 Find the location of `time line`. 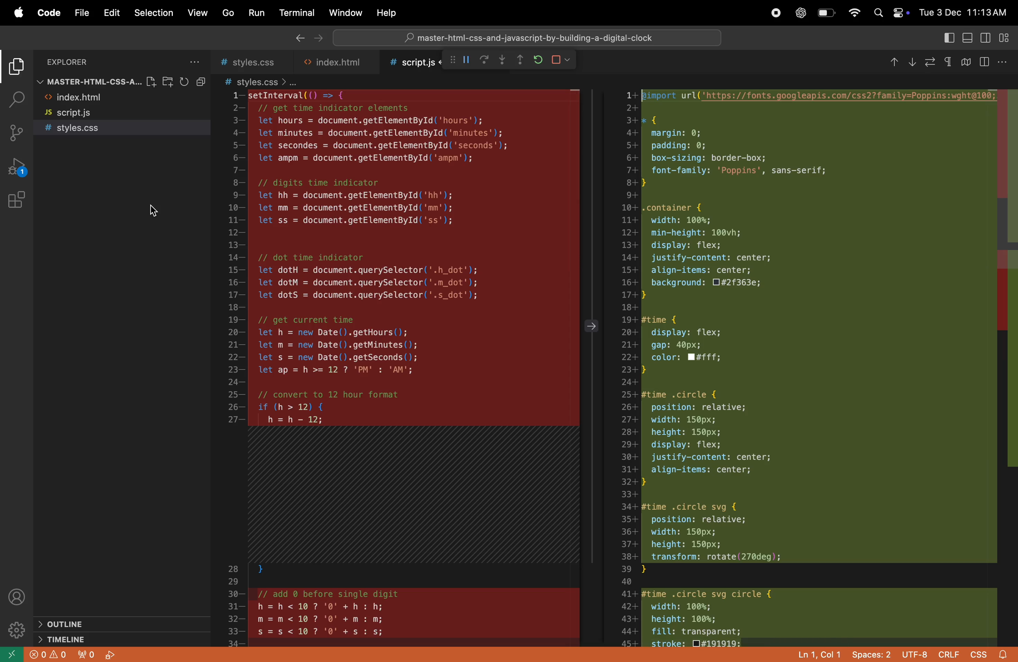

time line is located at coordinates (75, 638).